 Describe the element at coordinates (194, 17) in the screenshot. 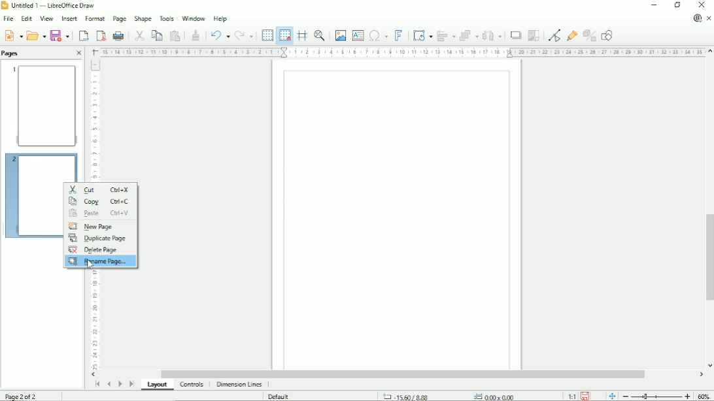

I see `Window` at that location.